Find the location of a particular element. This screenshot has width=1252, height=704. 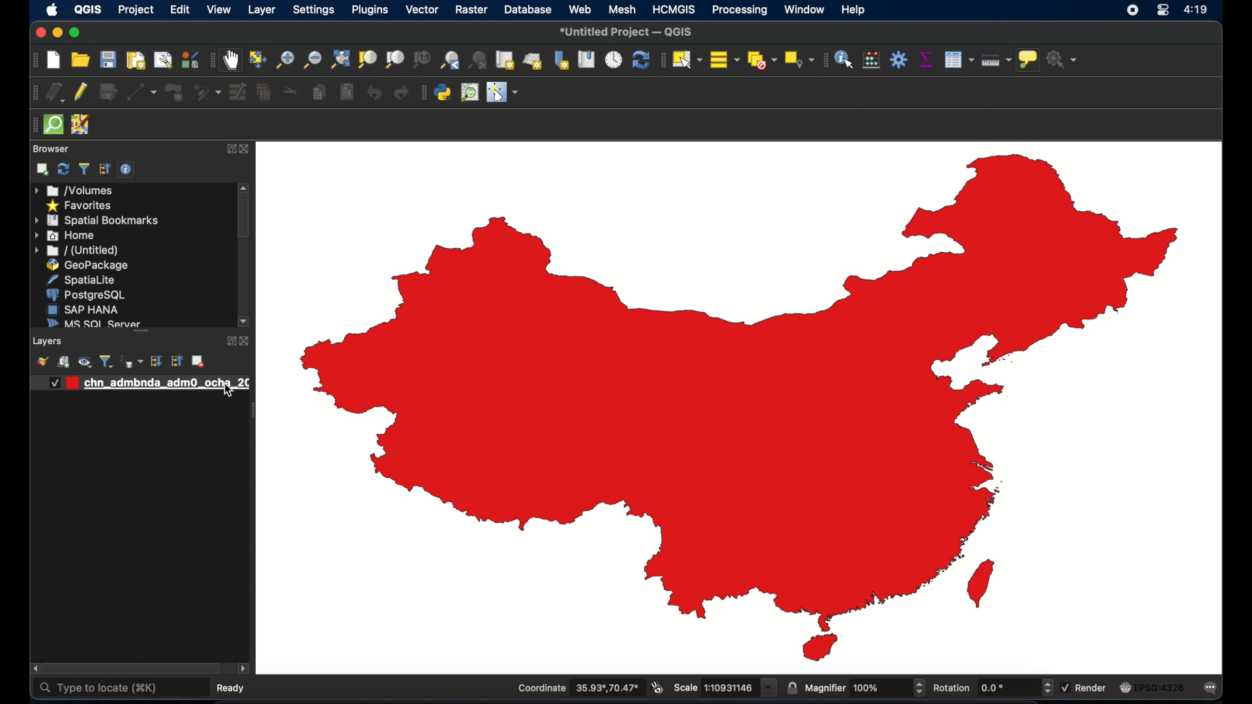

expand is located at coordinates (156, 361).